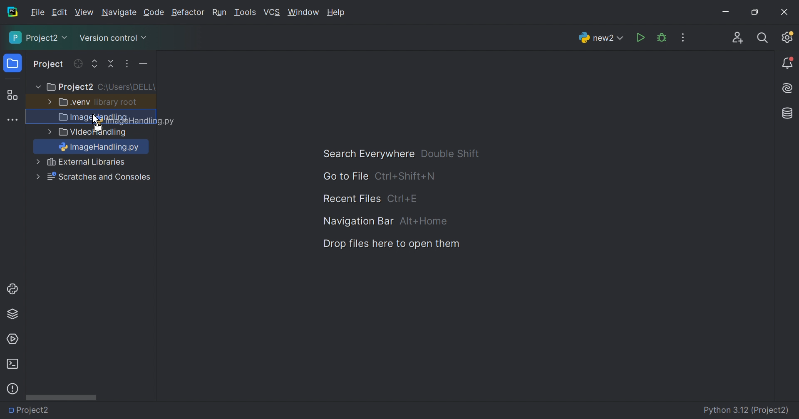 This screenshot has width=799, height=419. Describe the element at coordinates (747, 411) in the screenshot. I see `Python 3.12 (Project2)` at that location.